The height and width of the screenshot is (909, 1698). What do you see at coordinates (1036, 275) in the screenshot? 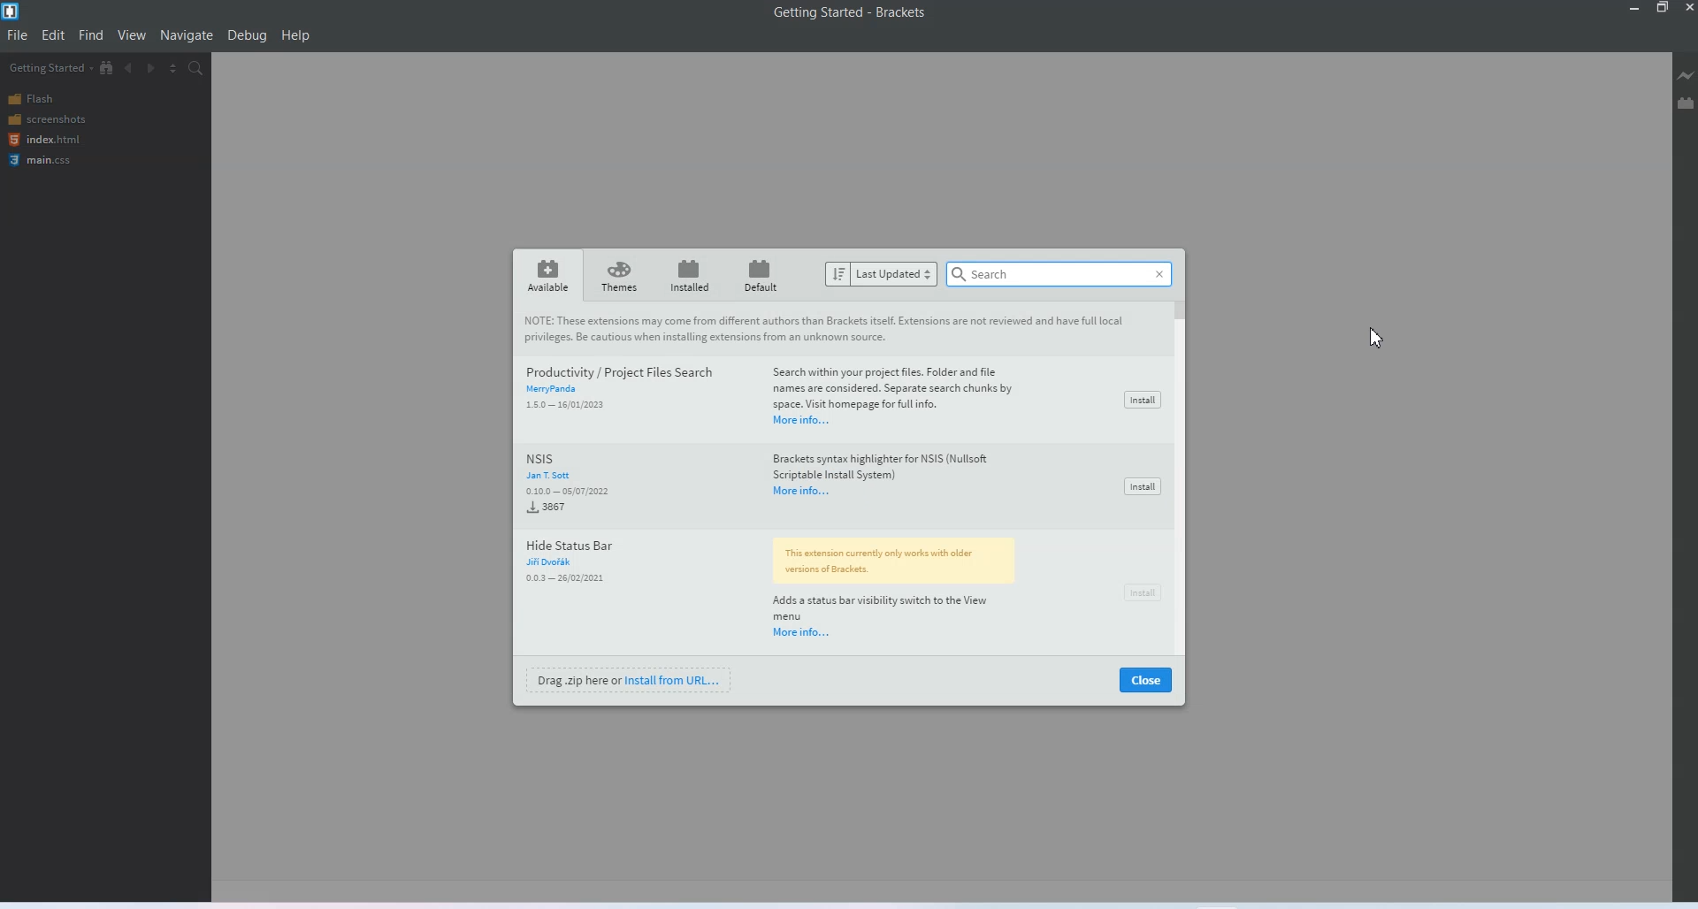
I see `Search bar` at bounding box center [1036, 275].